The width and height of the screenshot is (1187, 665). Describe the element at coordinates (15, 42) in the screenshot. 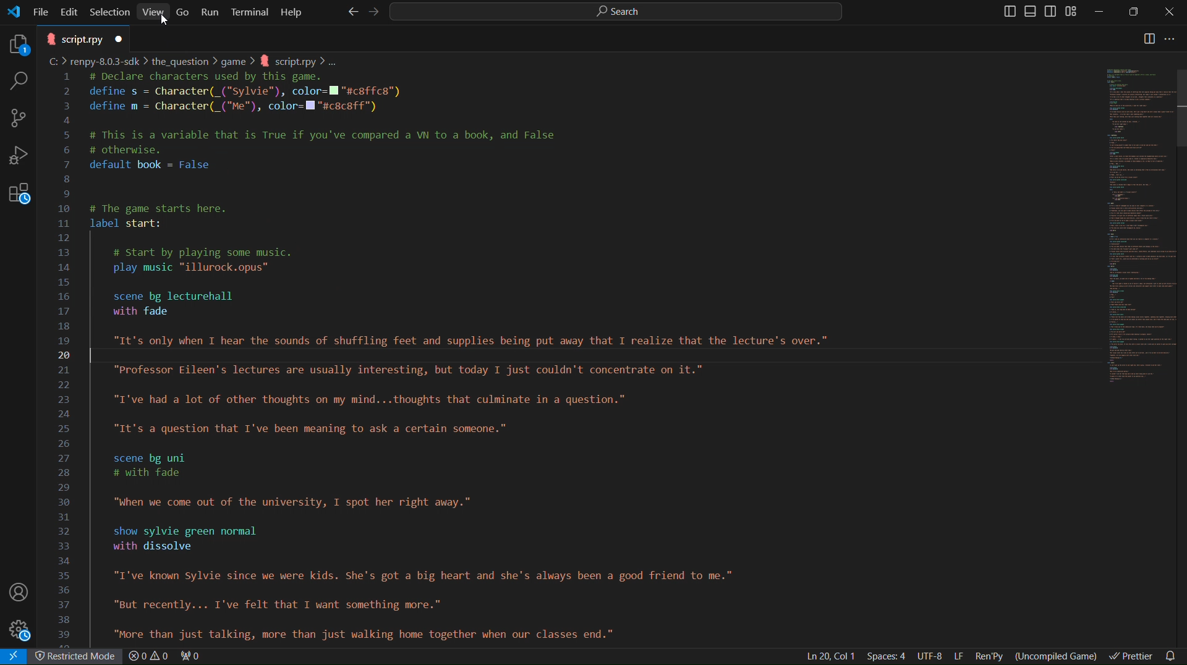

I see `Explorer` at that location.